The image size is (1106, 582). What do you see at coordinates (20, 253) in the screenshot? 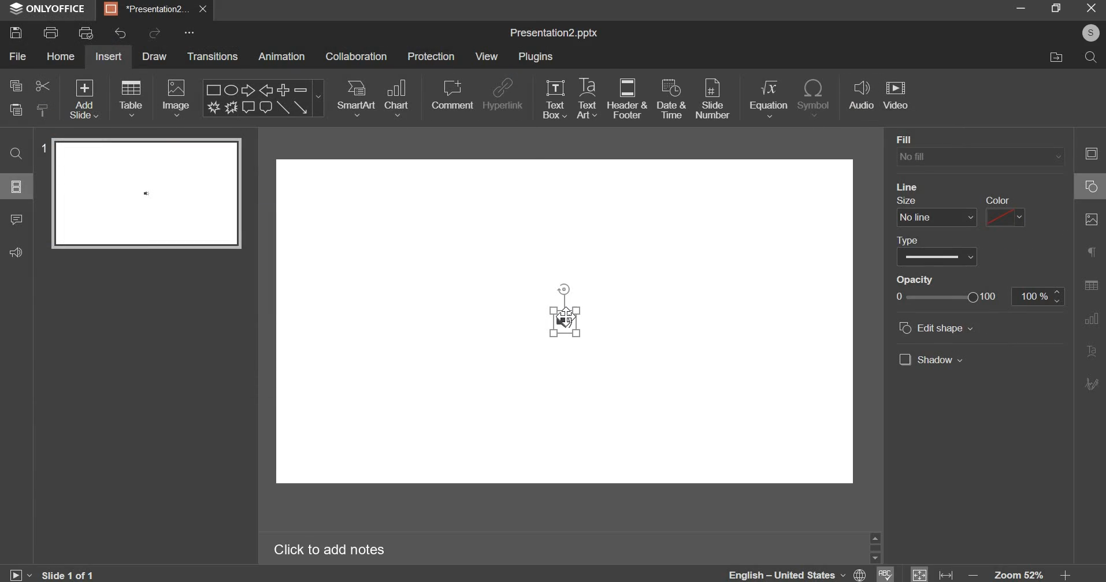
I see `feedback` at bounding box center [20, 253].